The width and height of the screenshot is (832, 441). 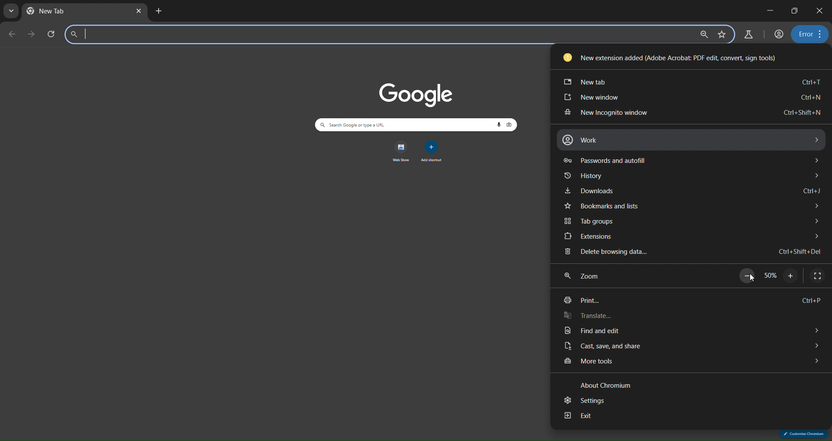 I want to click on about chromium, so click(x=607, y=386).